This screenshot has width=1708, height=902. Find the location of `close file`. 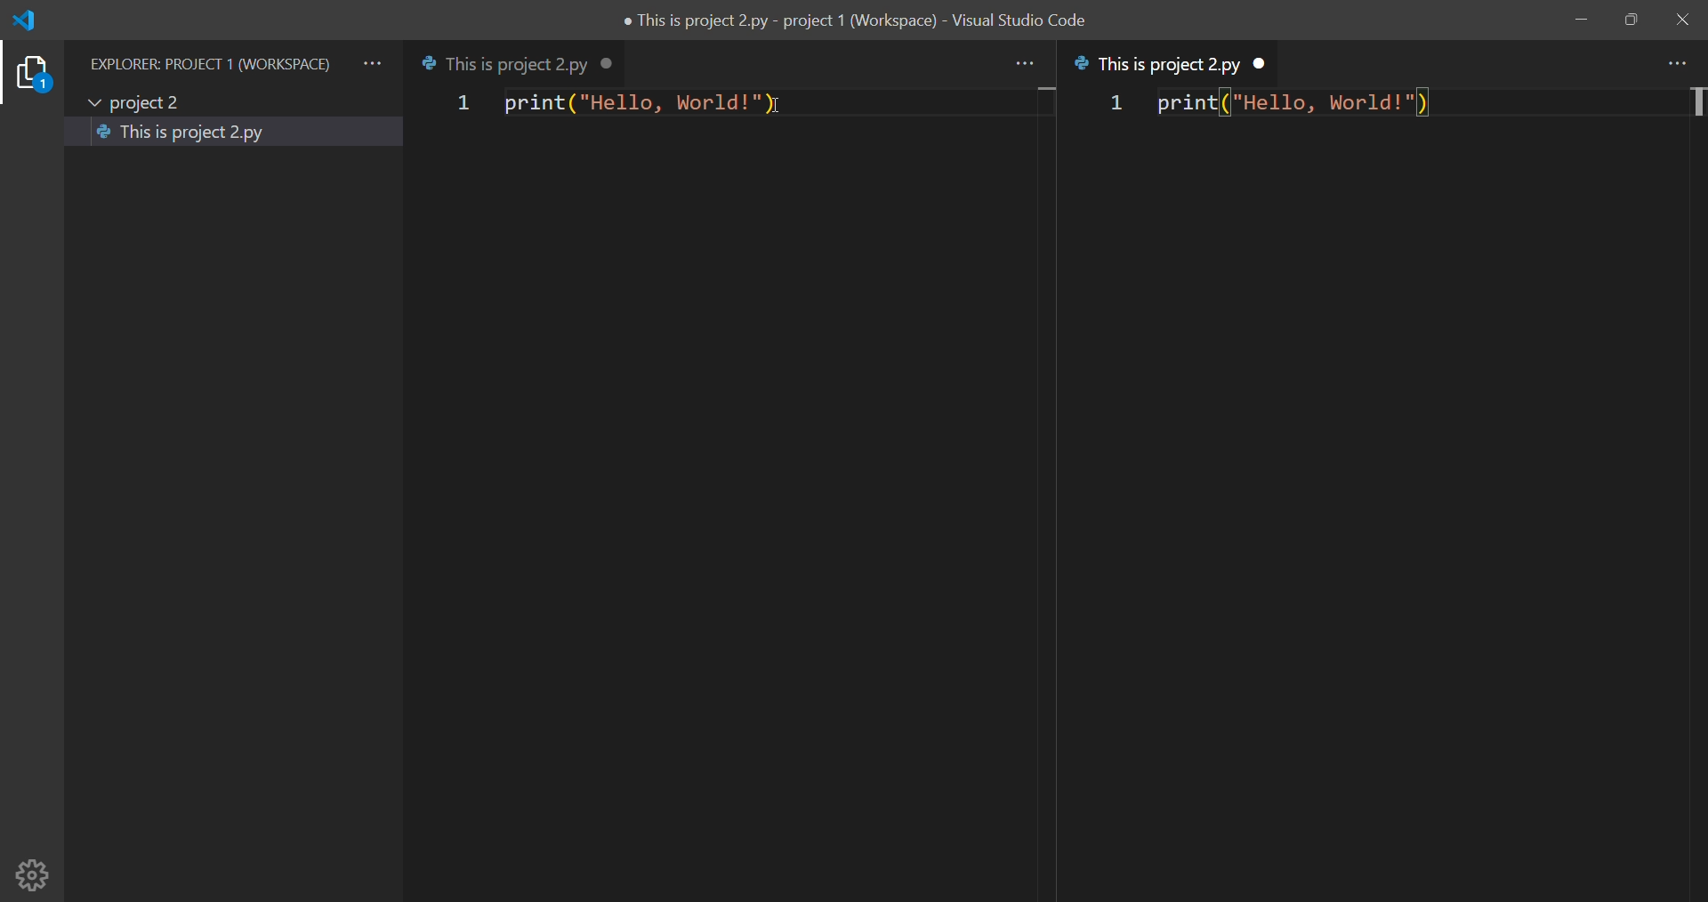

close file is located at coordinates (613, 63).